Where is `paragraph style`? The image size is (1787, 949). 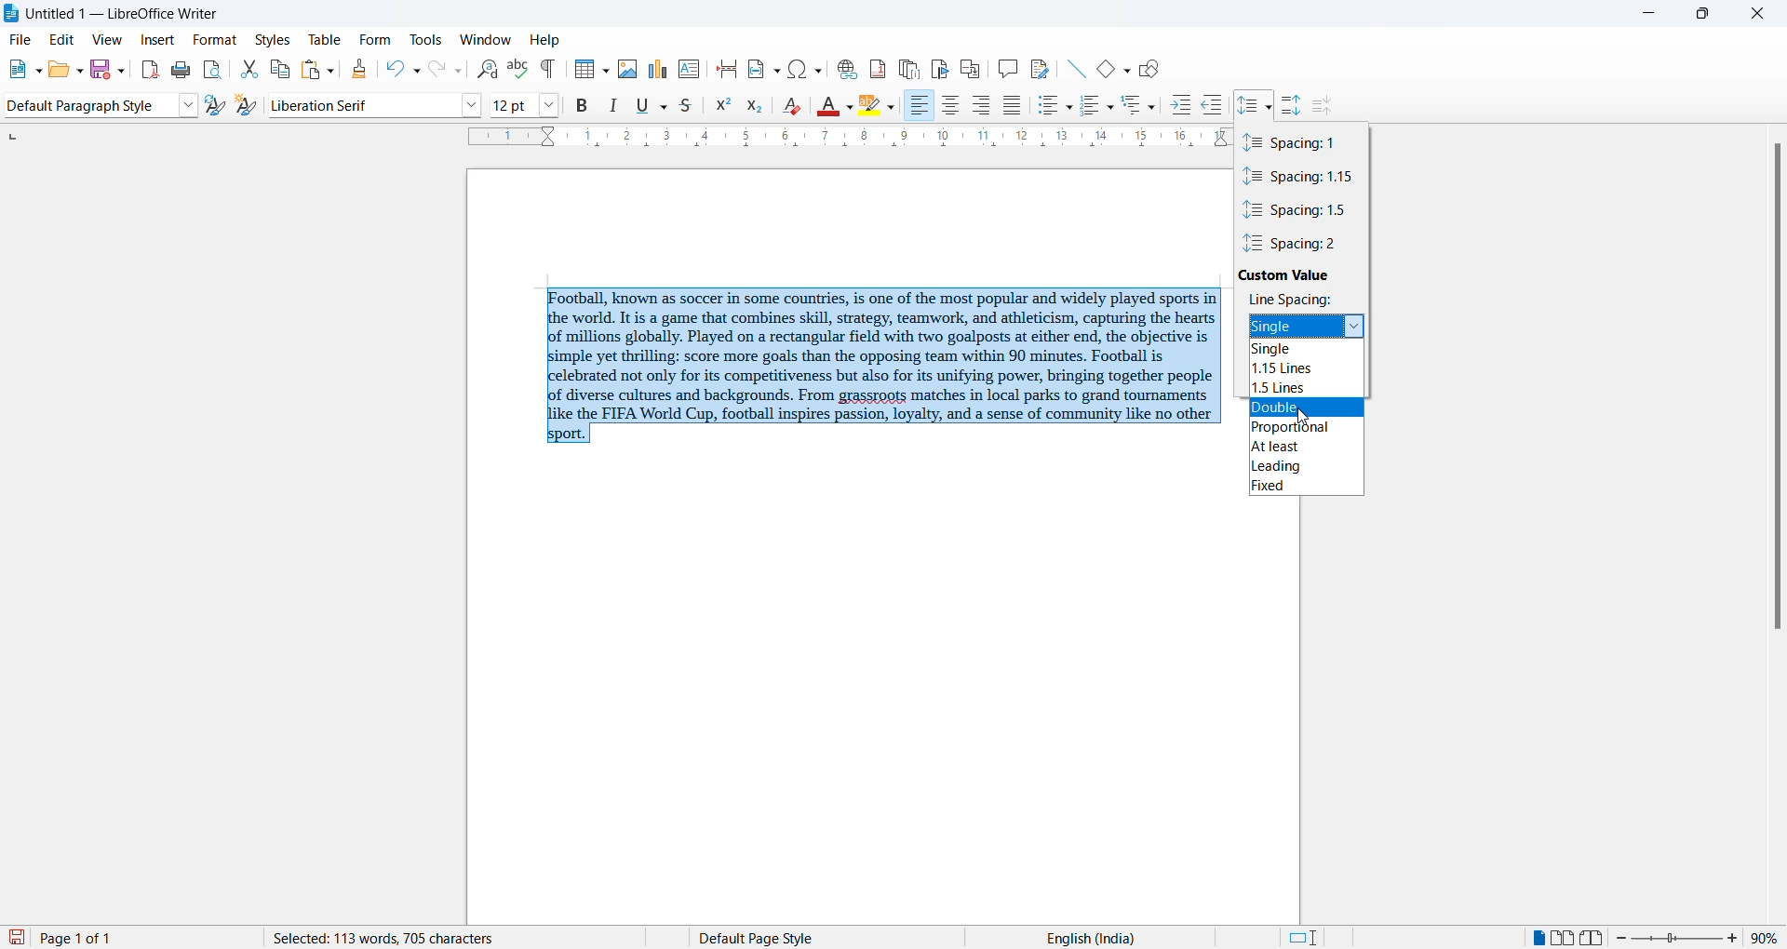 paragraph style is located at coordinates (93, 104).